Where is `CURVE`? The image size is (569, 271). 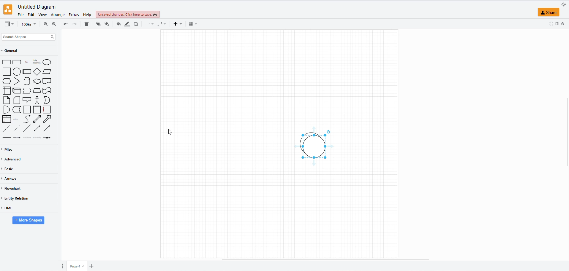 CURVE is located at coordinates (27, 119).